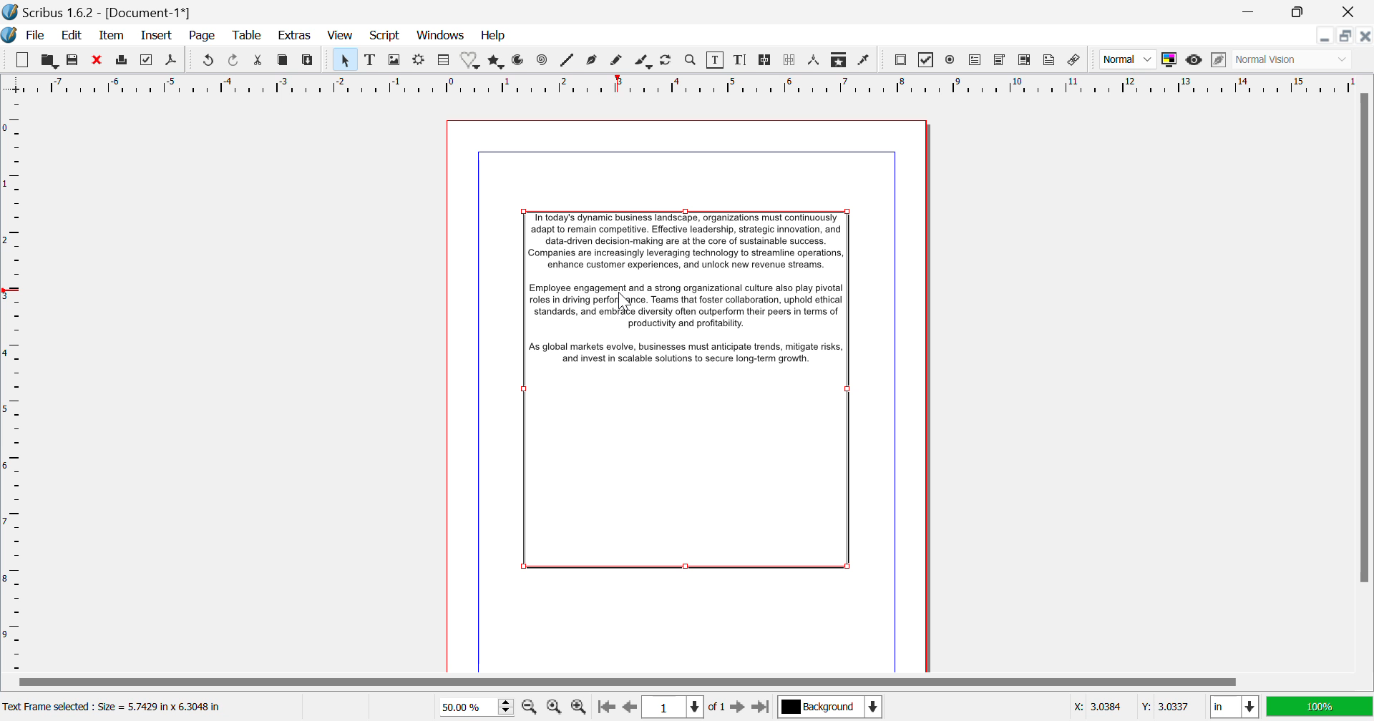 This screenshot has width=1374, height=721. I want to click on Text Annotation, so click(1049, 62).